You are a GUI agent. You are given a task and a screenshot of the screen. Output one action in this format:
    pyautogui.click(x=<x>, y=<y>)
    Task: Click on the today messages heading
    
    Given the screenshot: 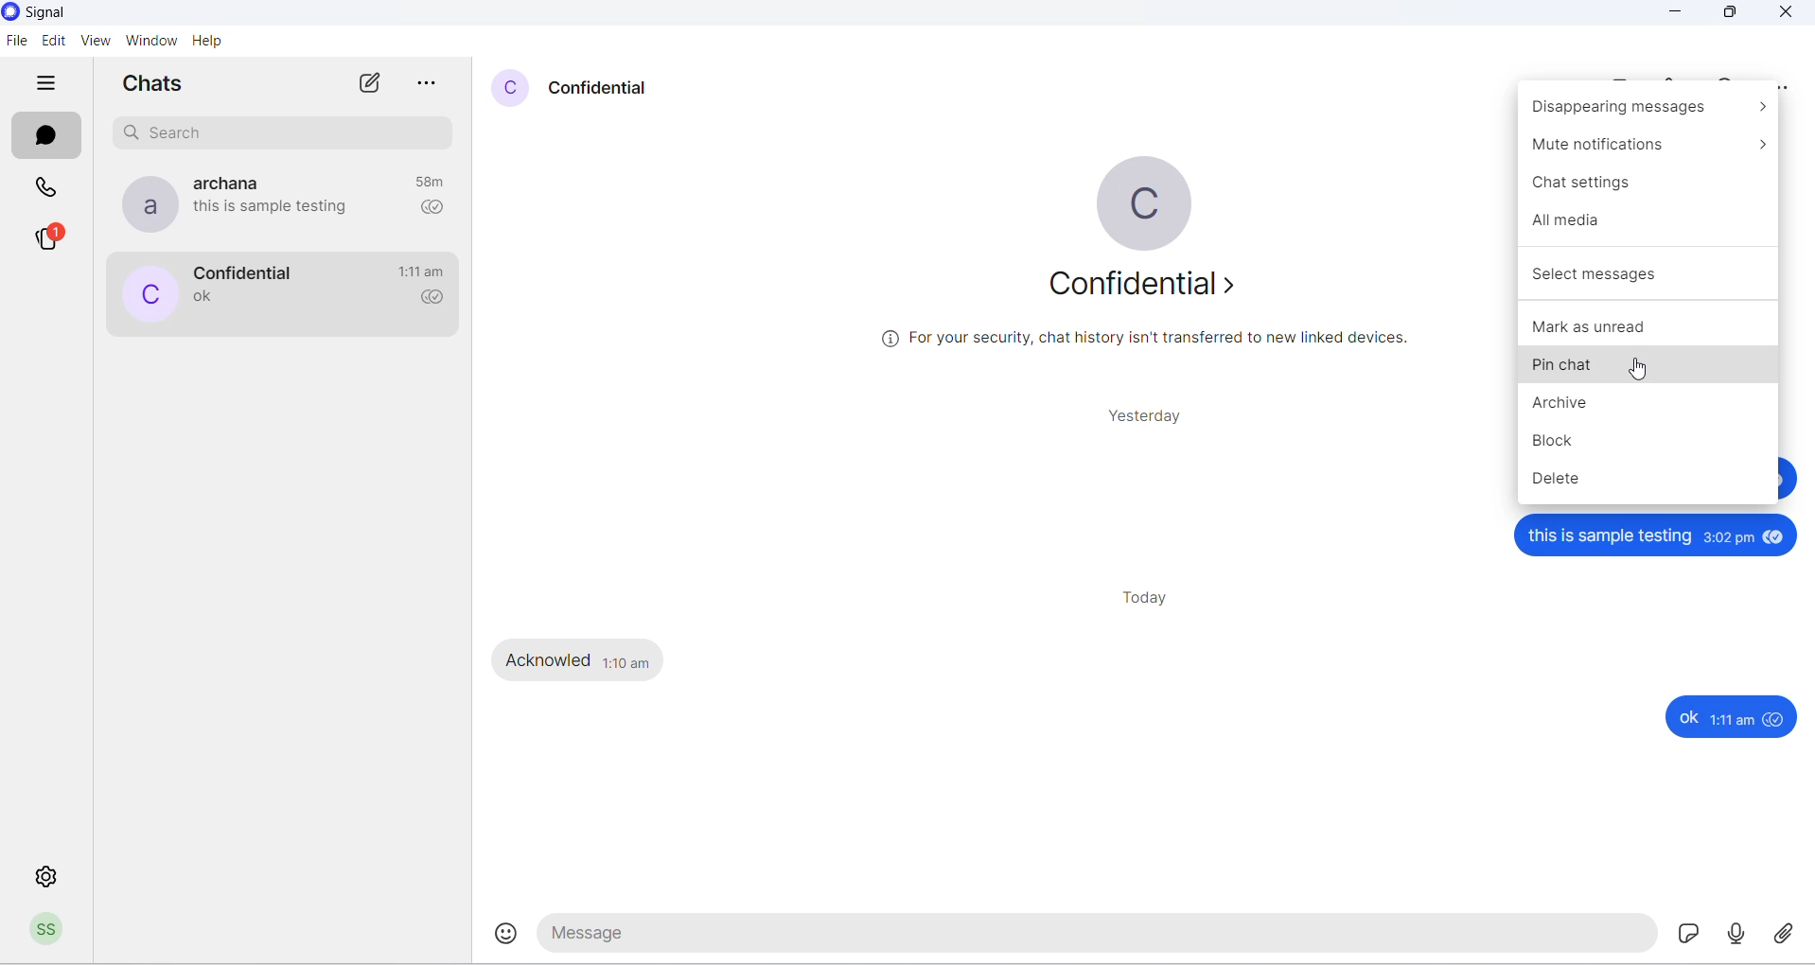 What is the action you would take?
    pyautogui.click(x=1151, y=599)
    